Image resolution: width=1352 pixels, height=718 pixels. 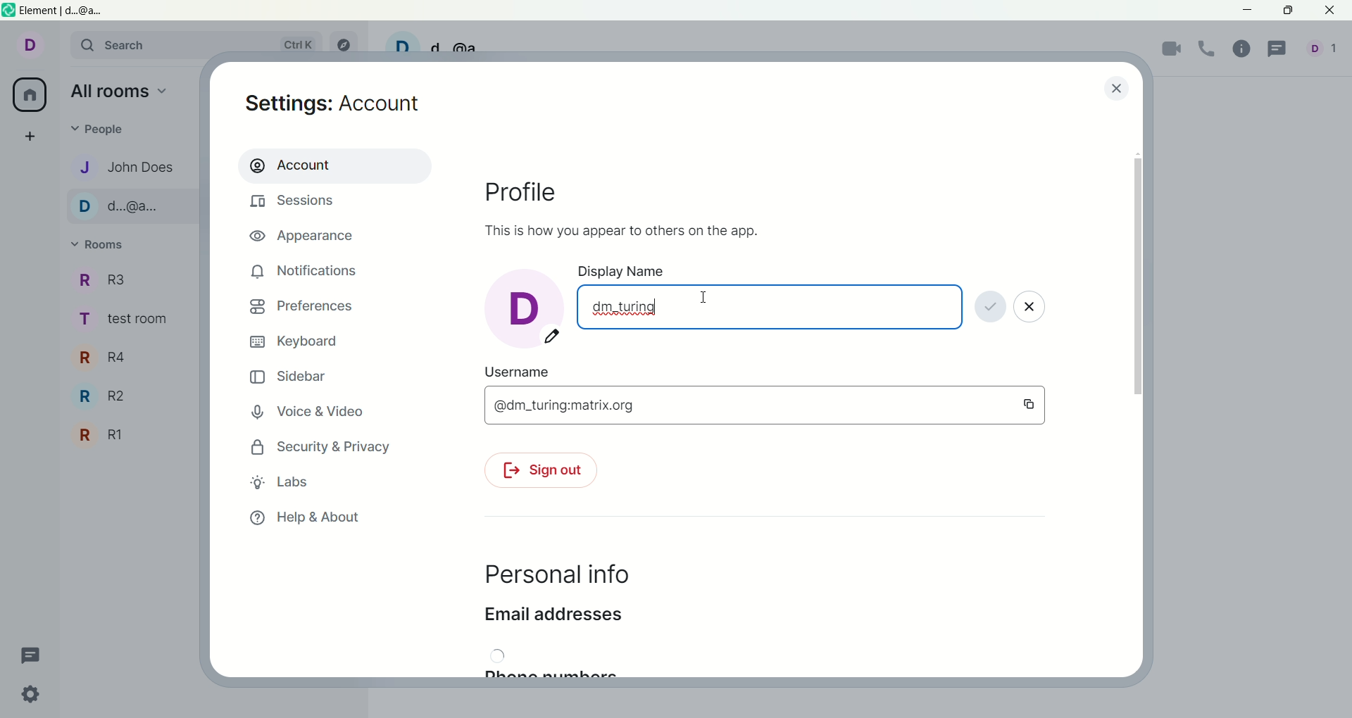 What do you see at coordinates (122, 166) in the screenshot?
I see `John DOES` at bounding box center [122, 166].